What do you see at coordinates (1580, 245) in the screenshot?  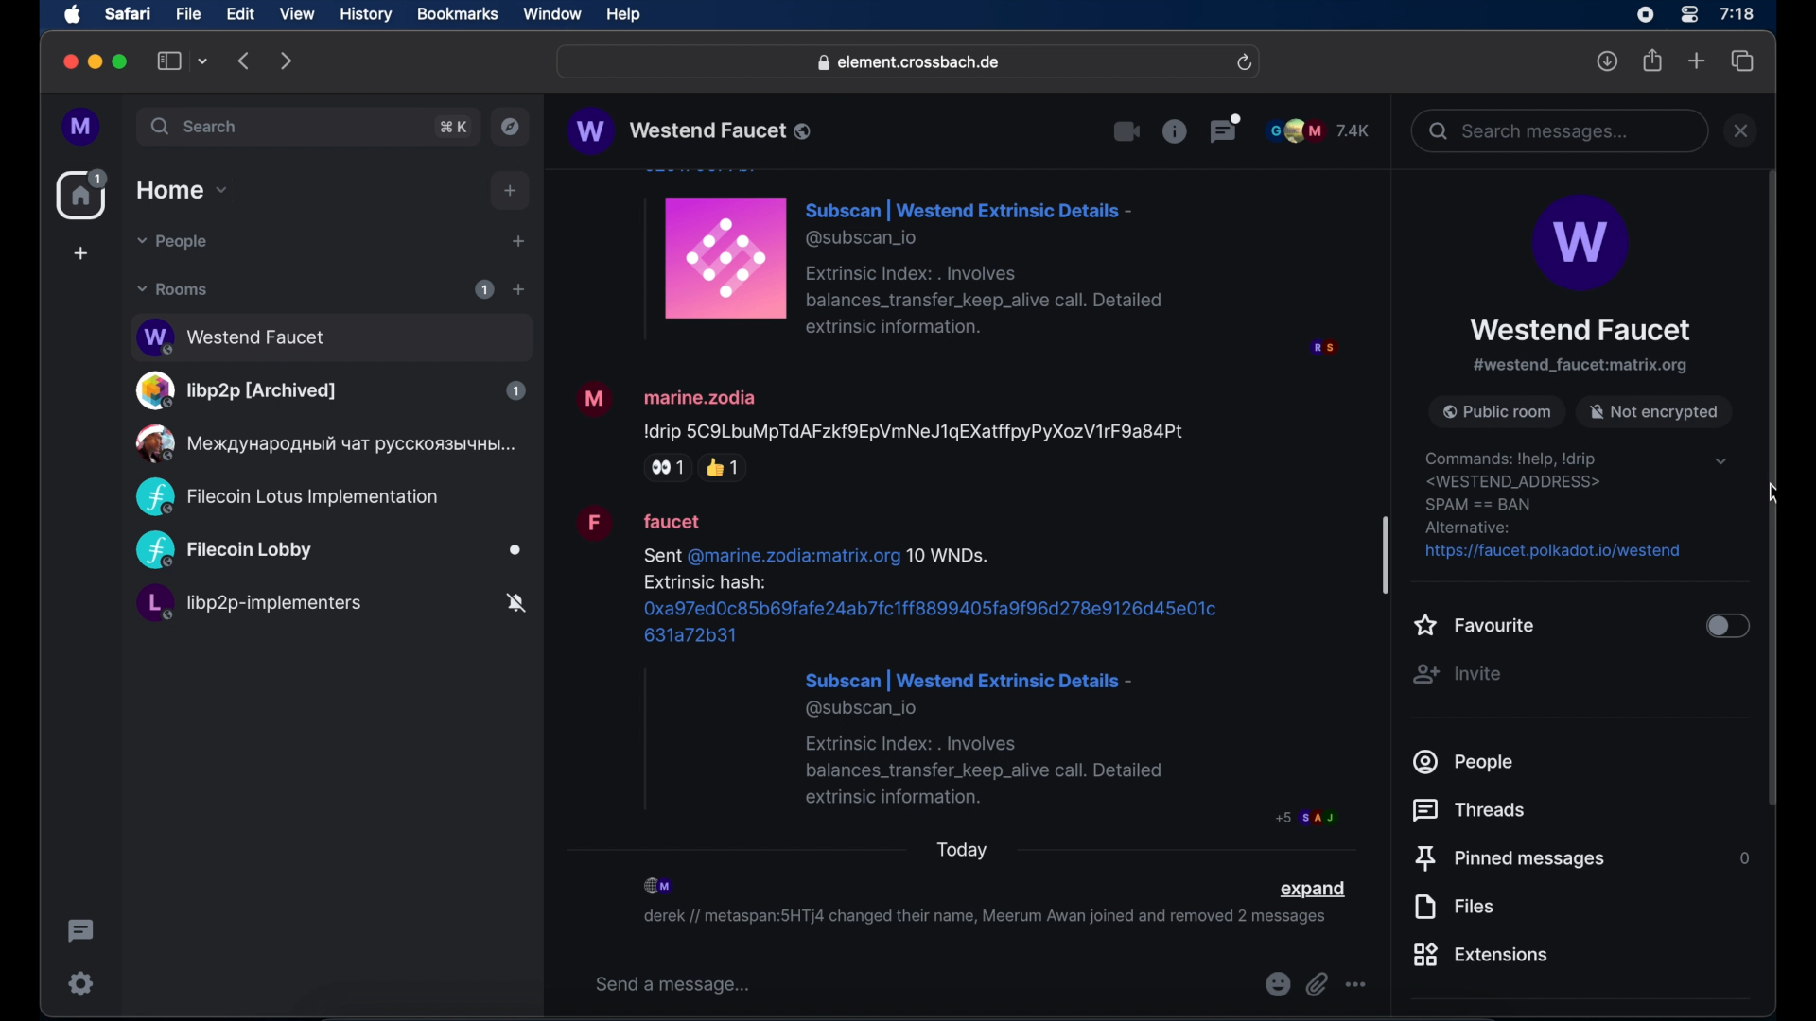 I see `profile picture` at bounding box center [1580, 245].